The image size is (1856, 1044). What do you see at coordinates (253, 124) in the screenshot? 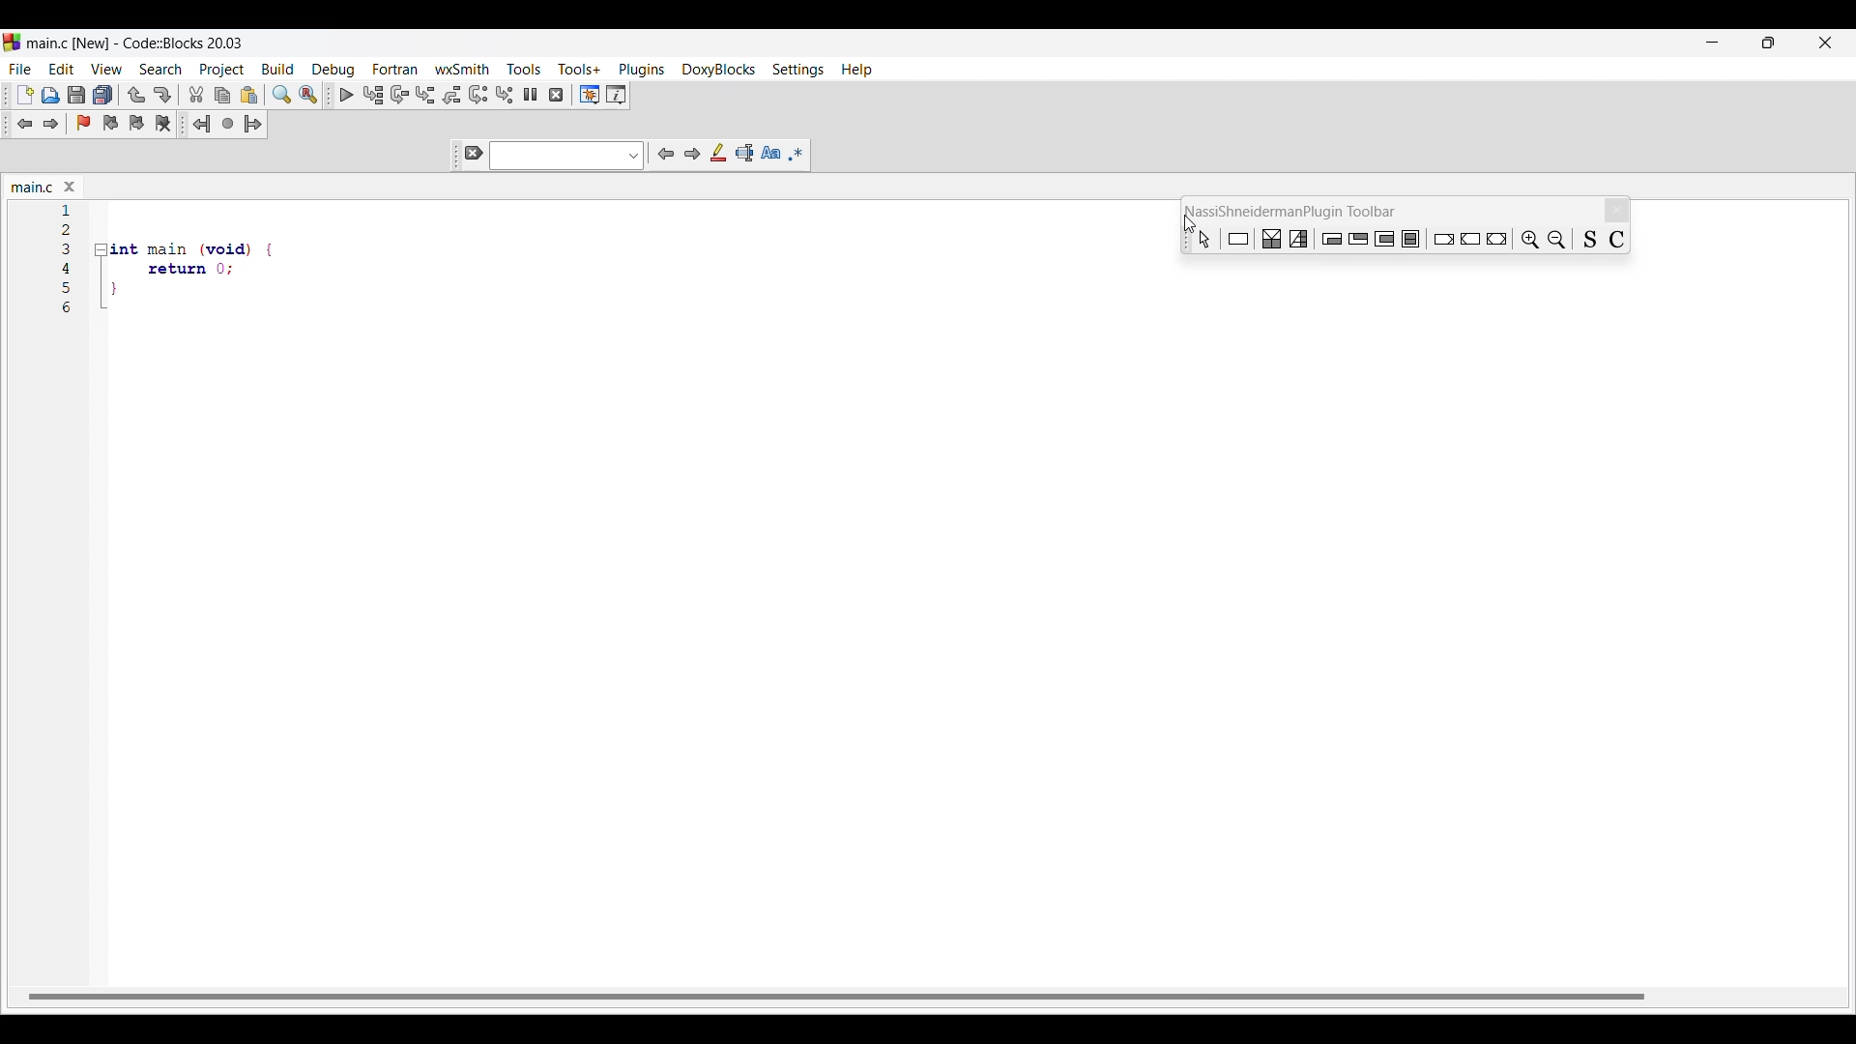
I see `Jump forward` at bounding box center [253, 124].